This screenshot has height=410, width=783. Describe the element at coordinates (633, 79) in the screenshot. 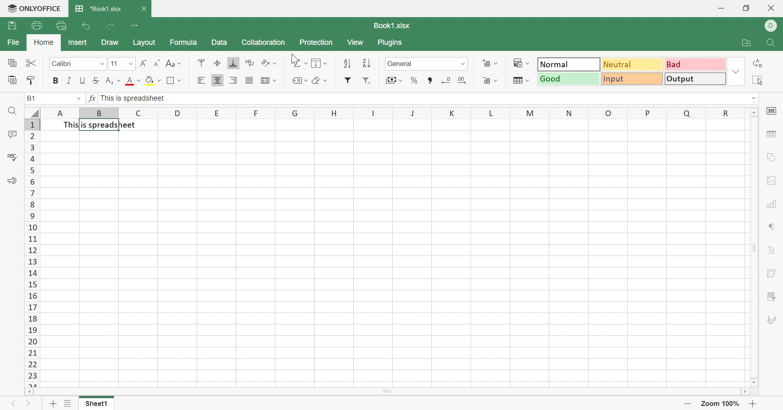

I see `Input` at that location.